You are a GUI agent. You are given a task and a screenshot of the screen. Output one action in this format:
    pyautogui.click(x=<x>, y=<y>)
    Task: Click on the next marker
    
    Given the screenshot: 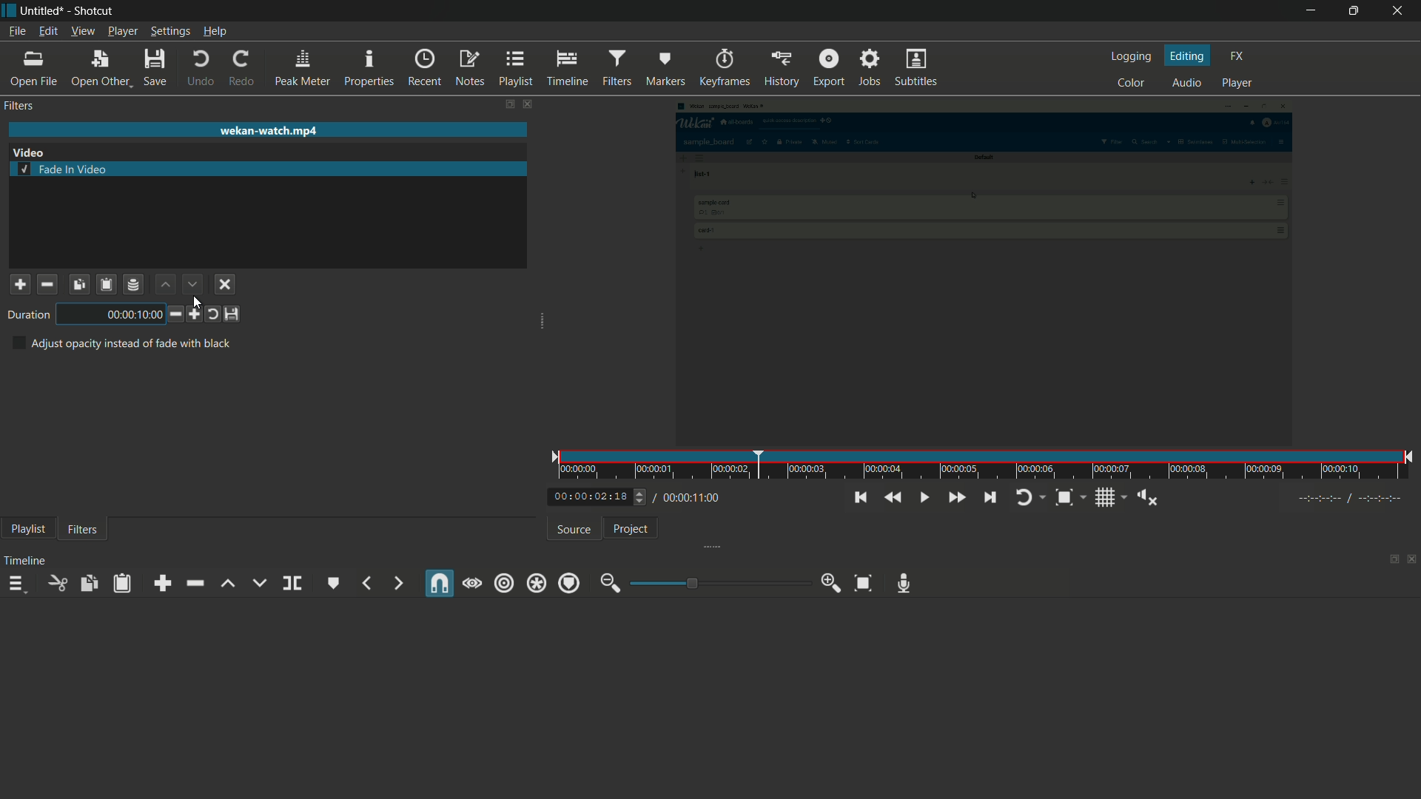 What is the action you would take?
    pyautogui.click(x=394, y=583)
    